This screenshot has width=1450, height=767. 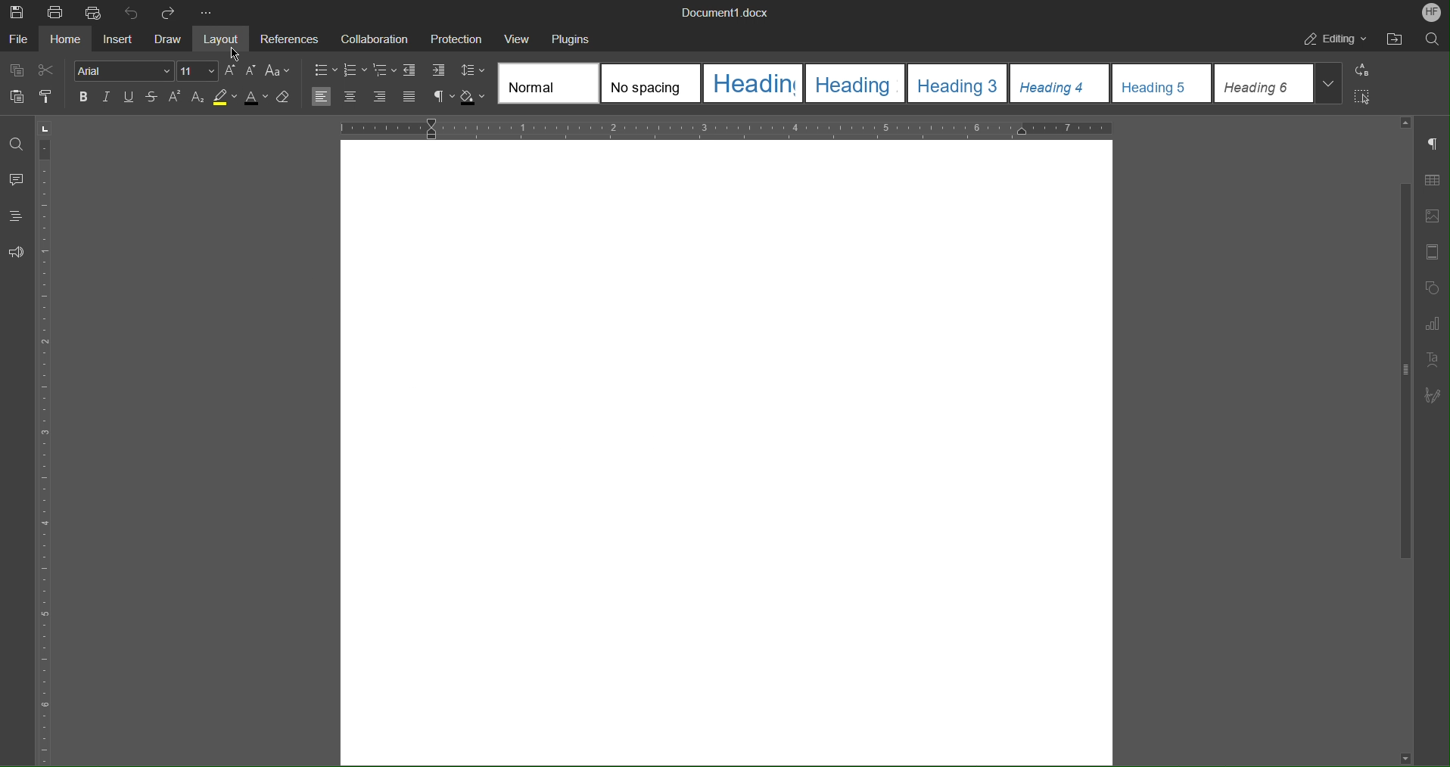 What do you see at coordinates (473, 73) in the screenshot?
I see `Change line distance` at bounding box center [473, 73].